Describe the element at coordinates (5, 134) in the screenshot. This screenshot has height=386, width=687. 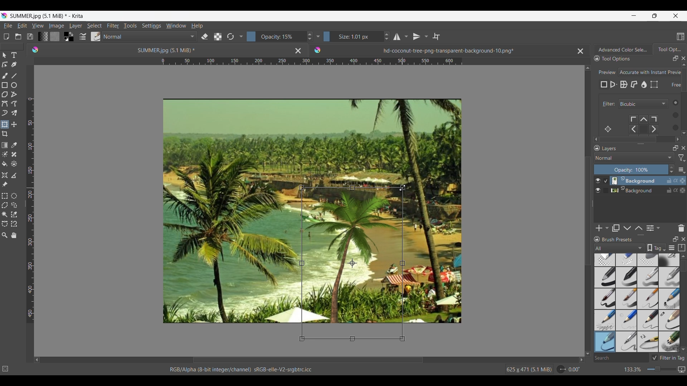
I see `Crop tool` at that location.